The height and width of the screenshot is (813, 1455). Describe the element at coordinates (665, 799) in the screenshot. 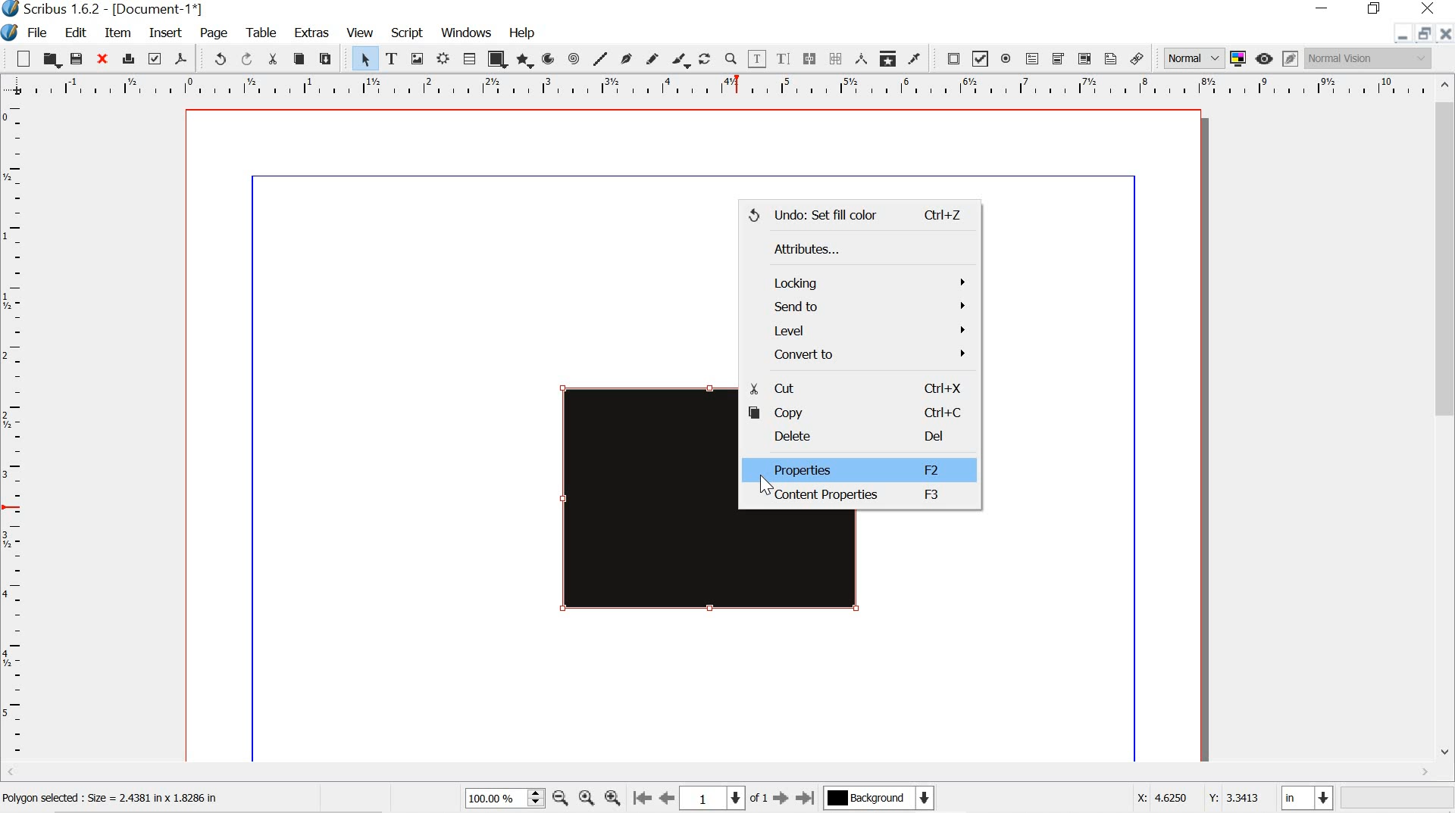

I see `go to previous page` at that location.